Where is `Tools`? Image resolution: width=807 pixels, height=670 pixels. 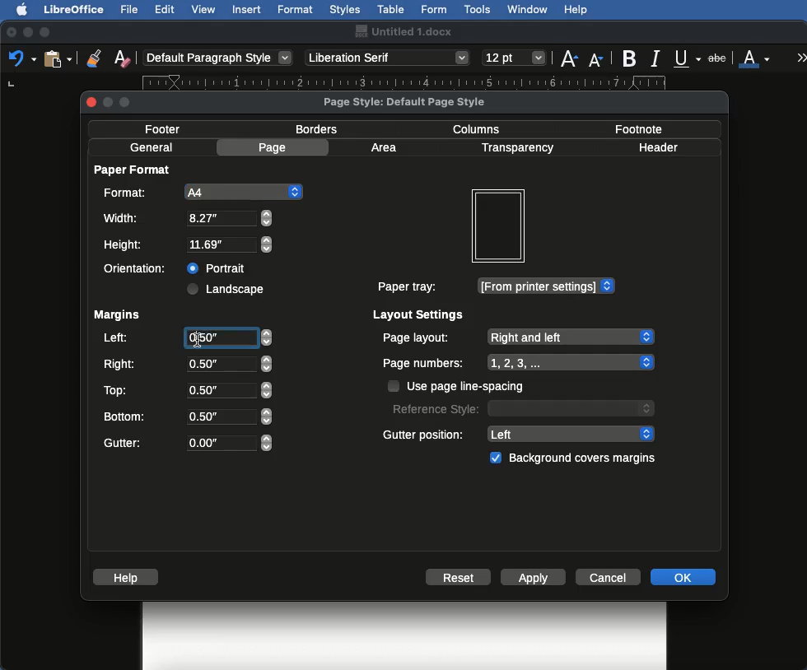
Tools is located at coordinates (478, 10).